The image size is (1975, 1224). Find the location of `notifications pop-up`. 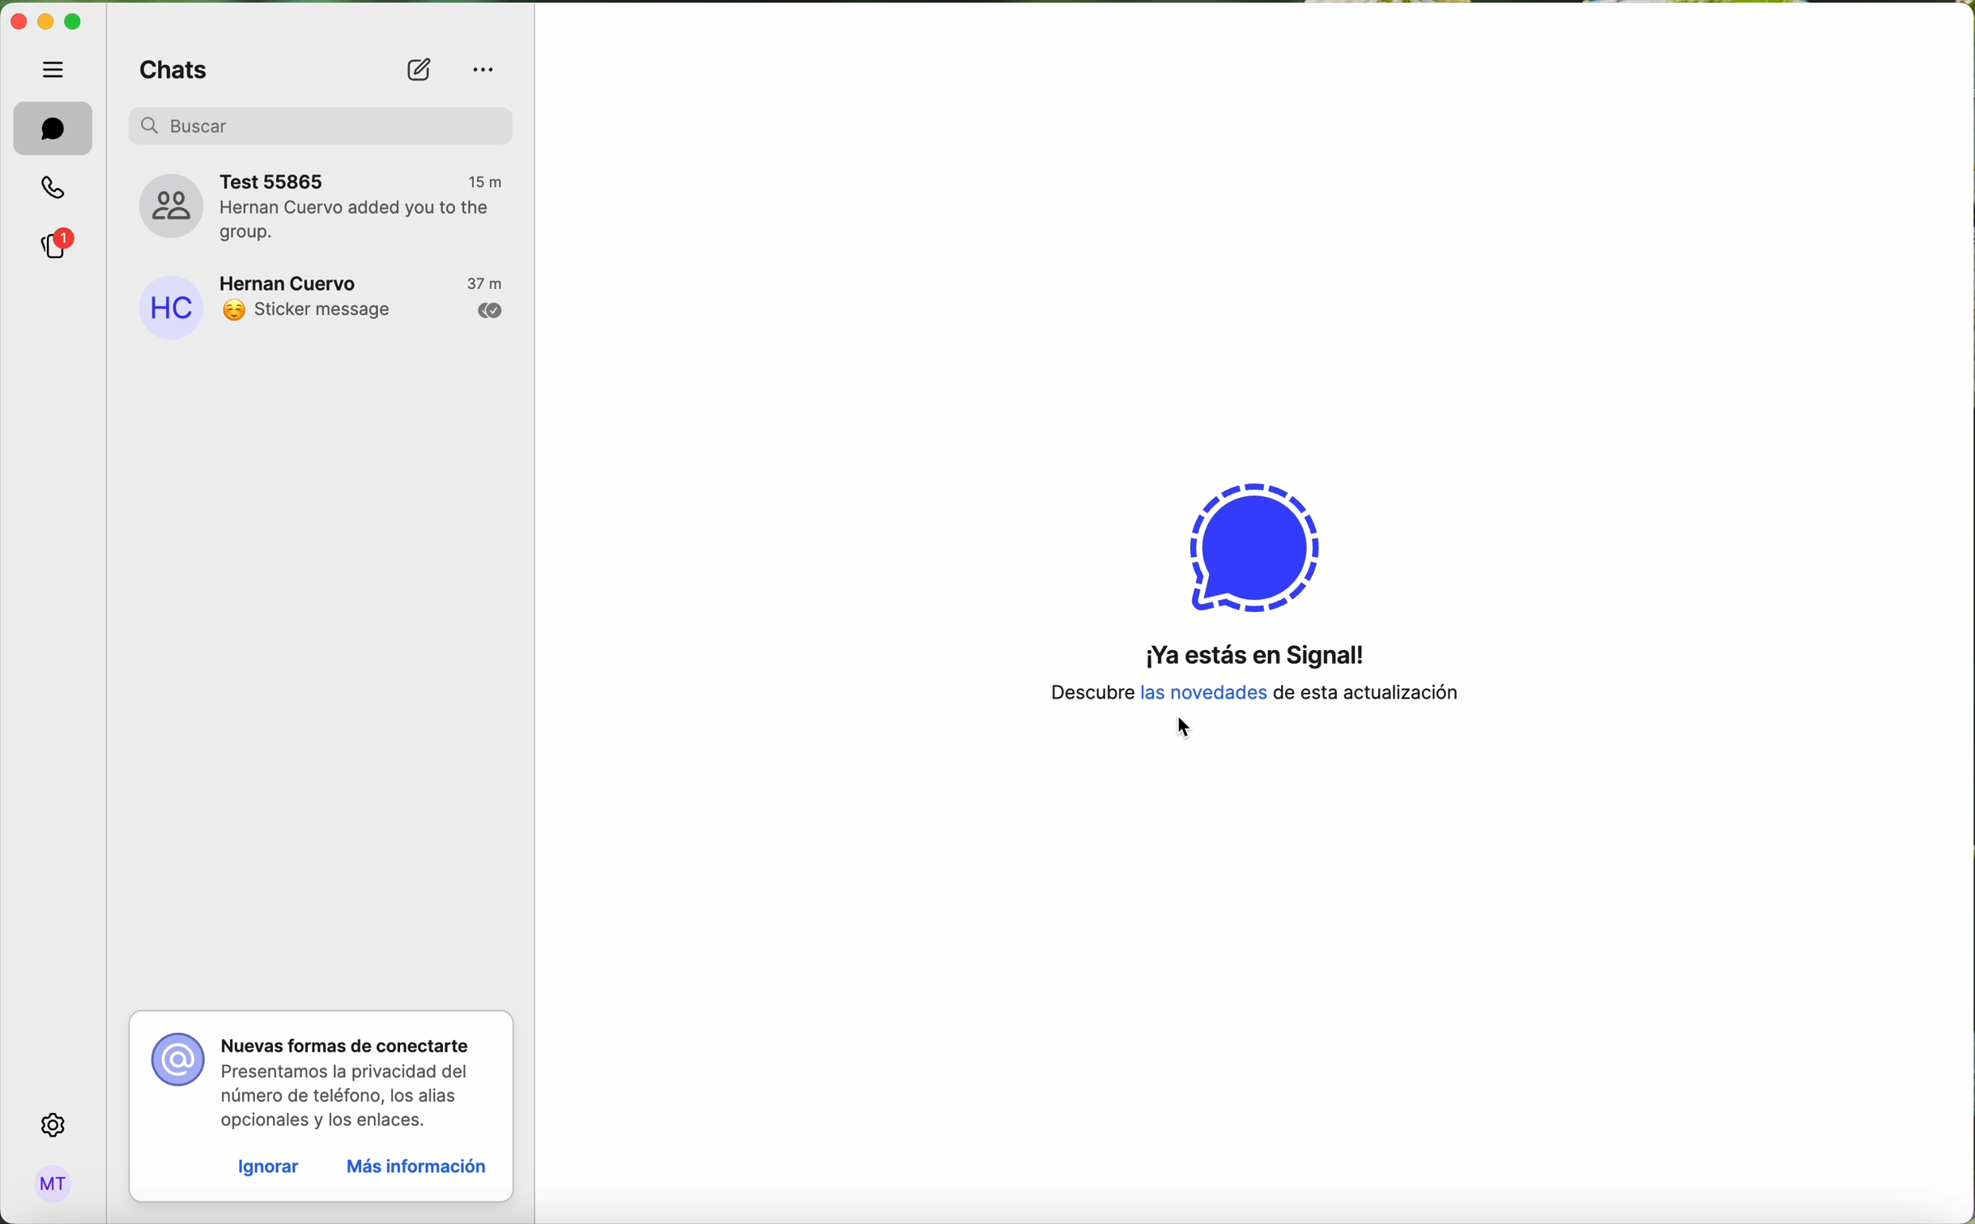

notifications pop-up is located at coordinates (323, 1074).